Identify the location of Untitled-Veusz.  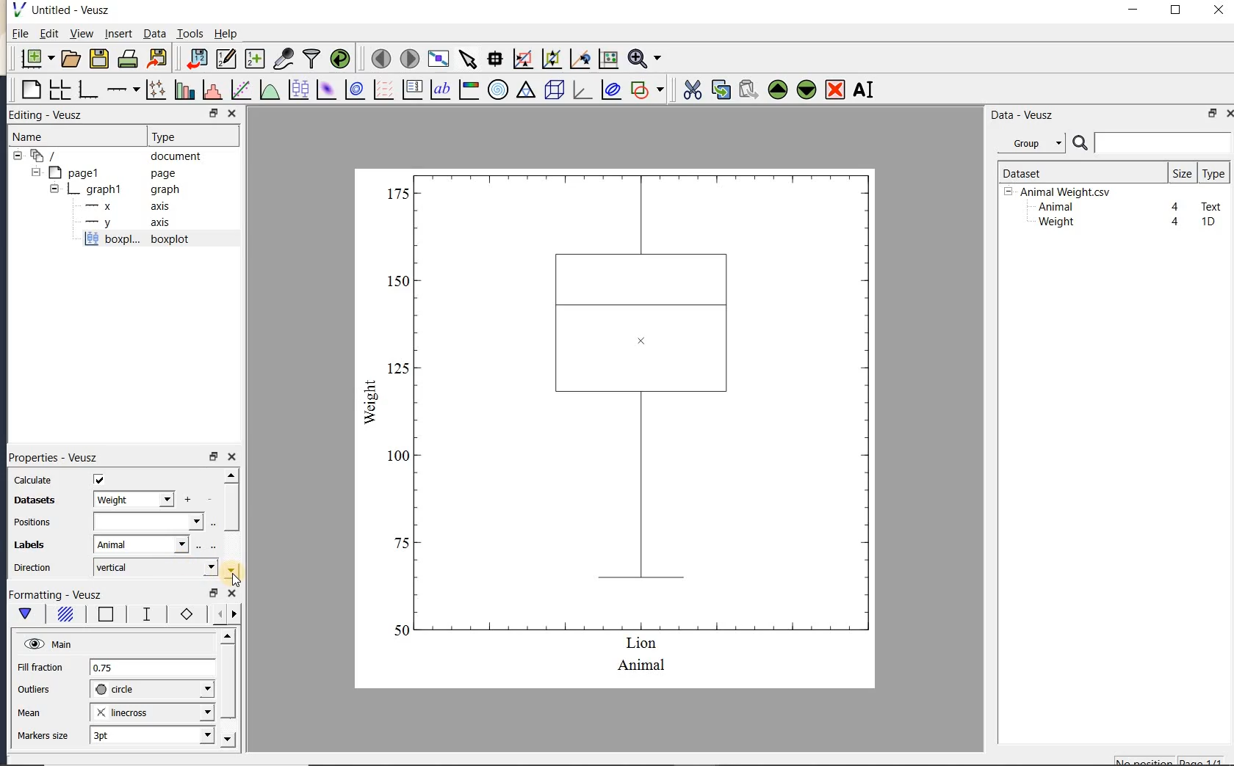
(65, 10).